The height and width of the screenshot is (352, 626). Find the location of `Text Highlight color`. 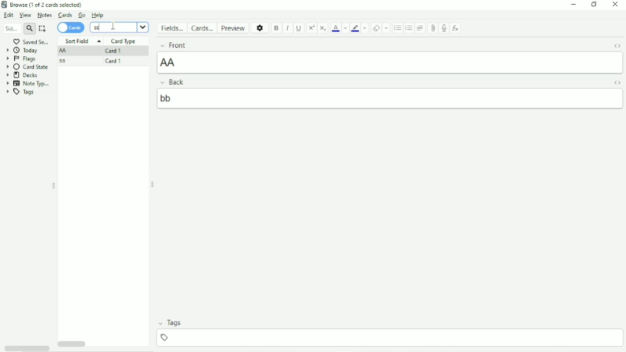

Text Highlight color is located at coordinates (355, 29).